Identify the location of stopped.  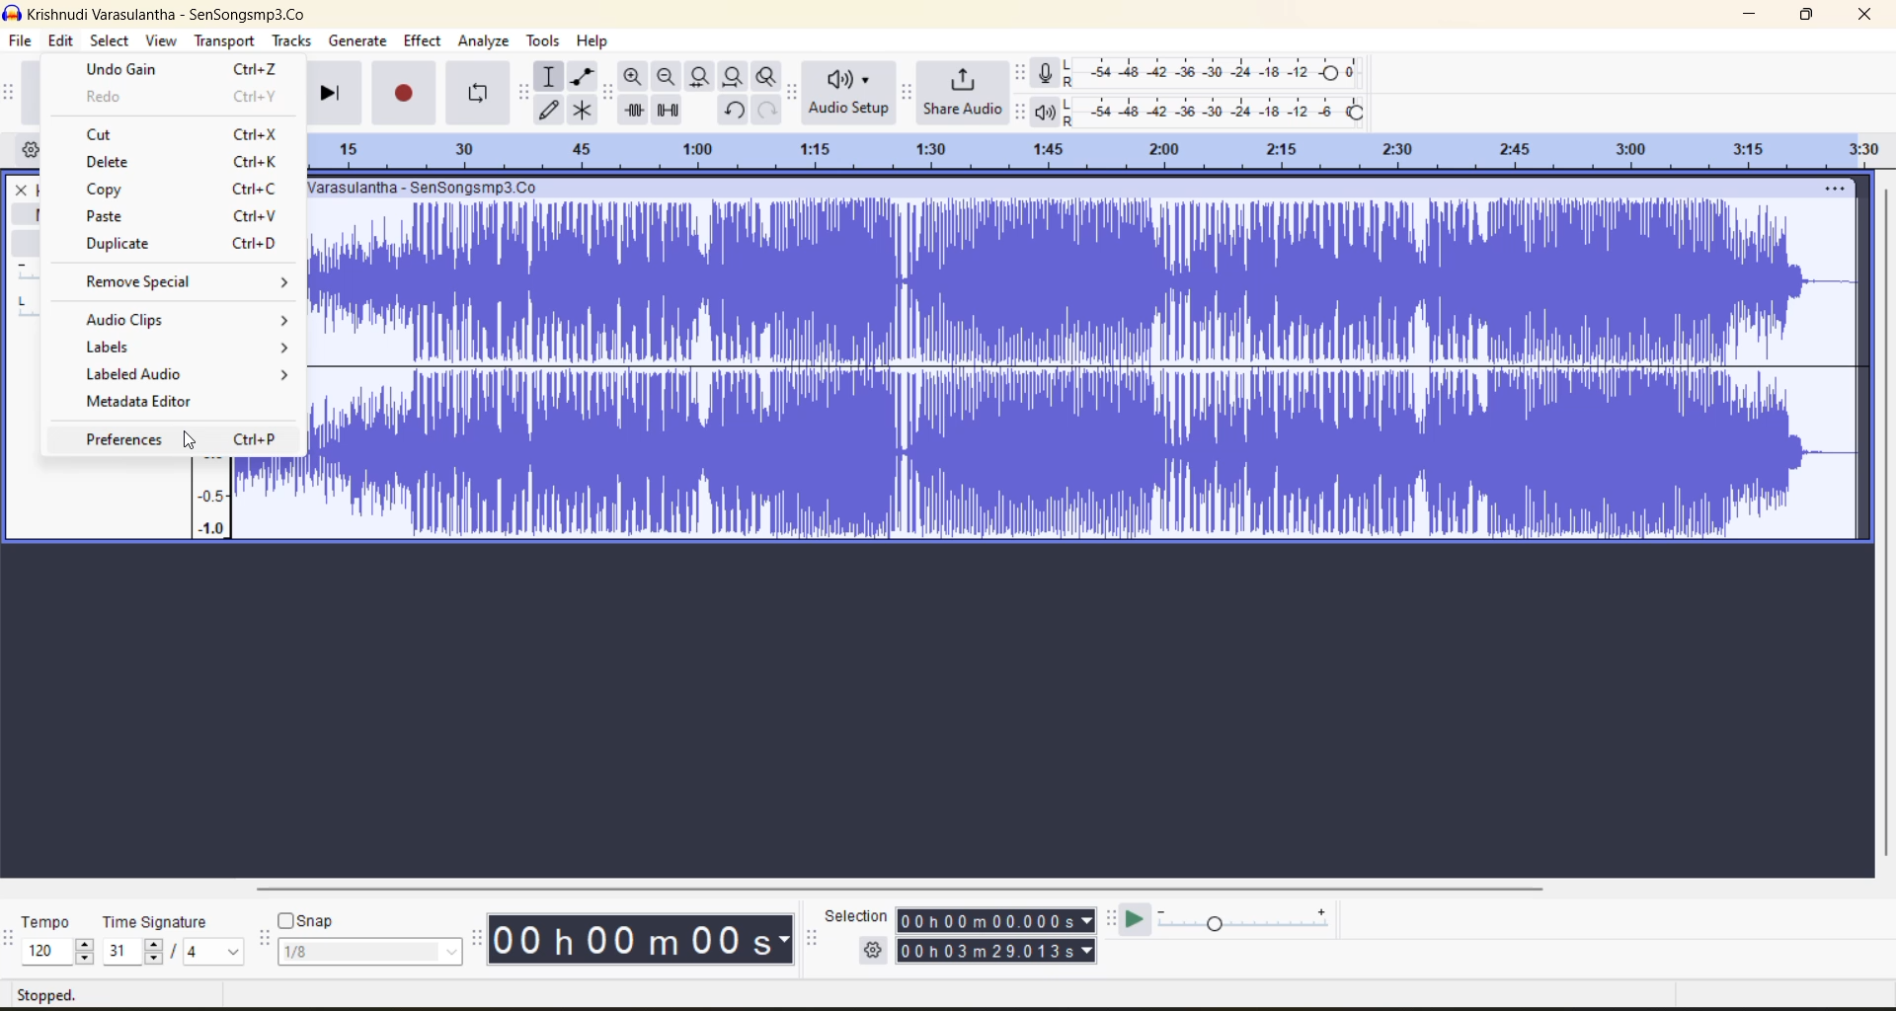
(51, 995).